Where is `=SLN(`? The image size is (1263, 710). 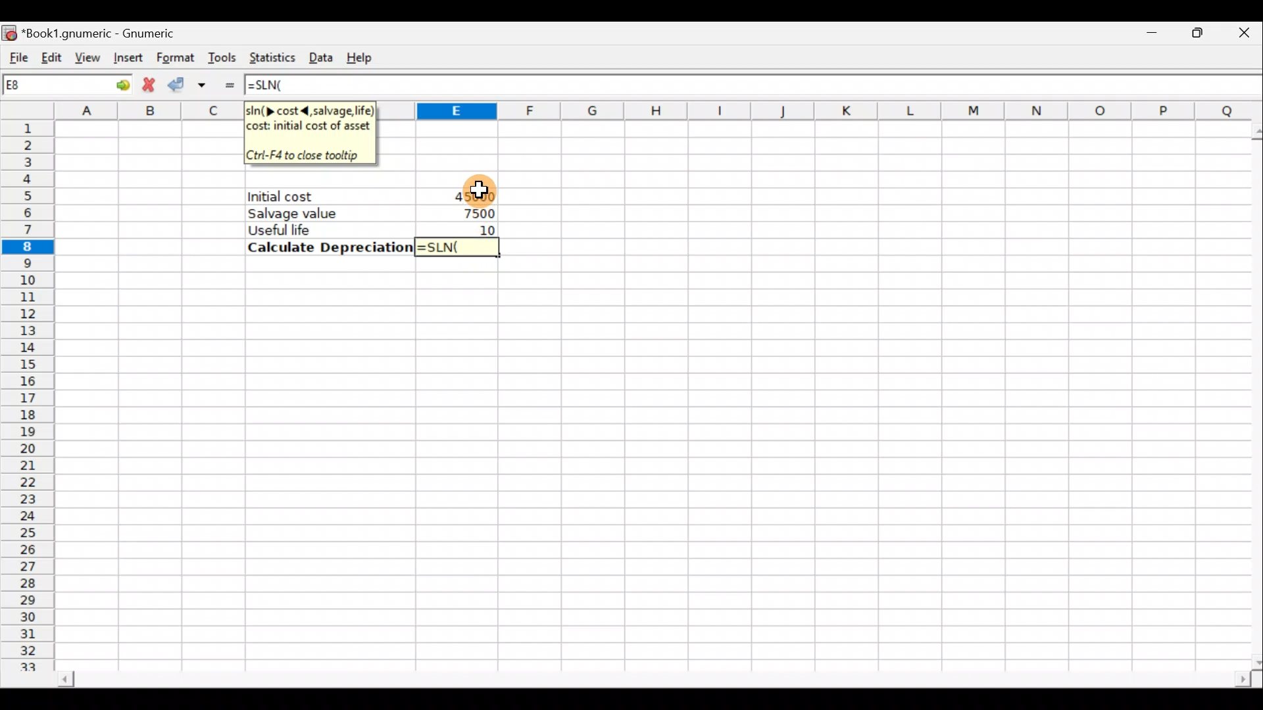 =SLN( is located at coordinates (459, 246).